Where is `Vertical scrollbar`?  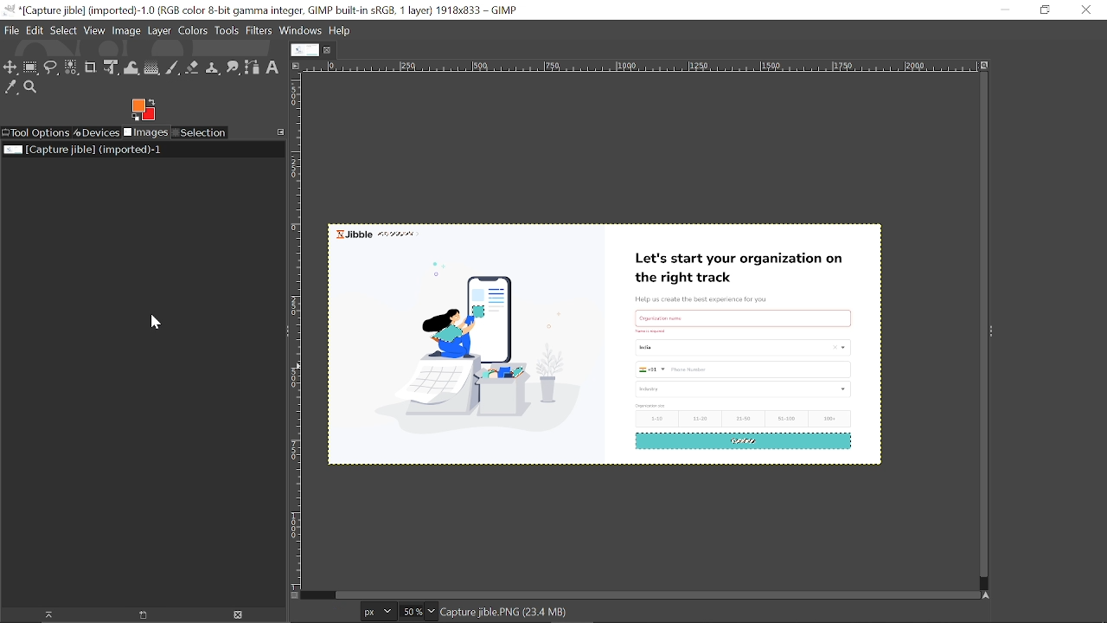
Vertical scrollbar is located at coordinates (980, 326).